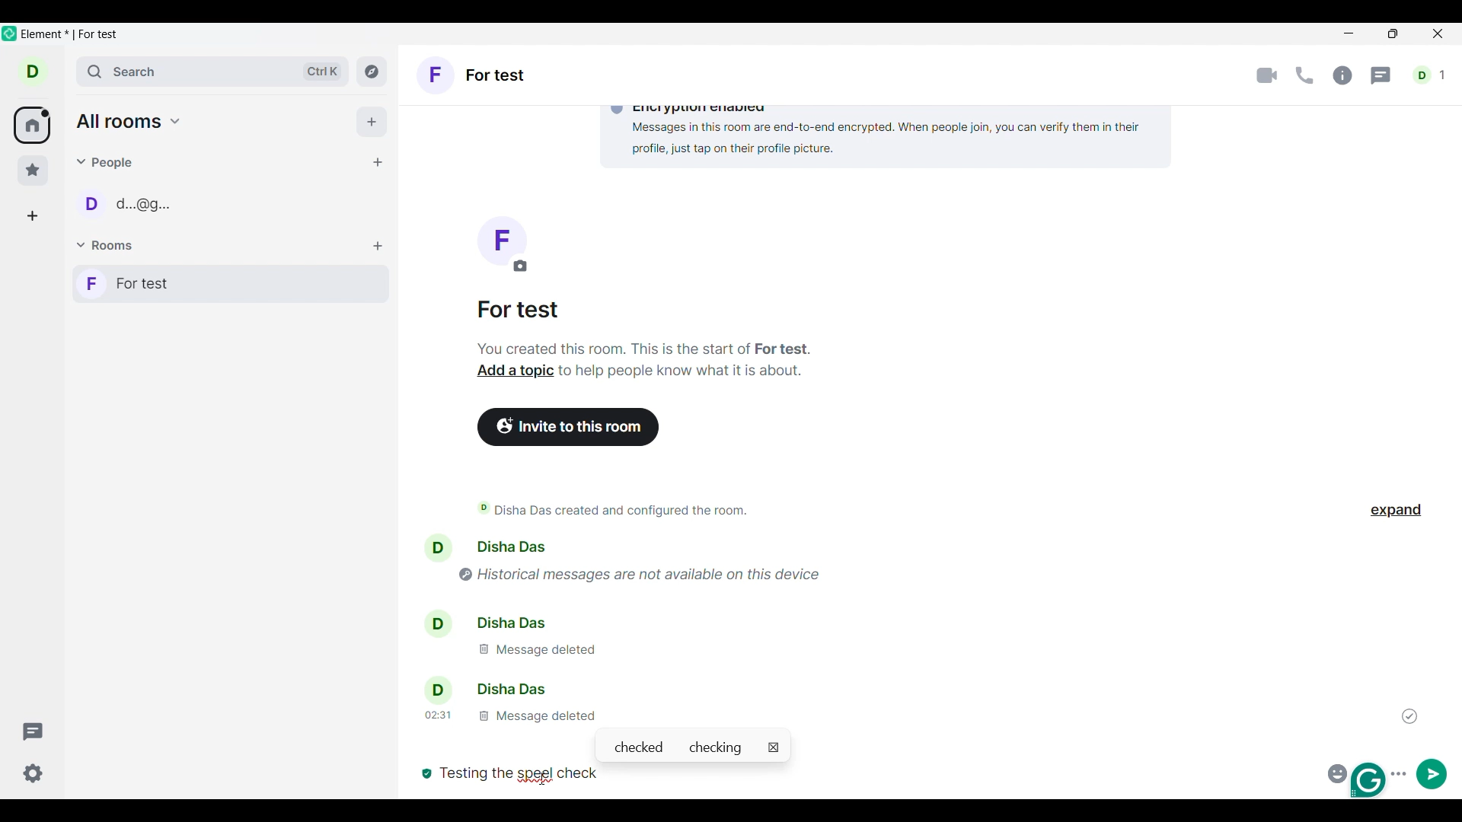  I want to click on Click to expand, so click(1396, 511).